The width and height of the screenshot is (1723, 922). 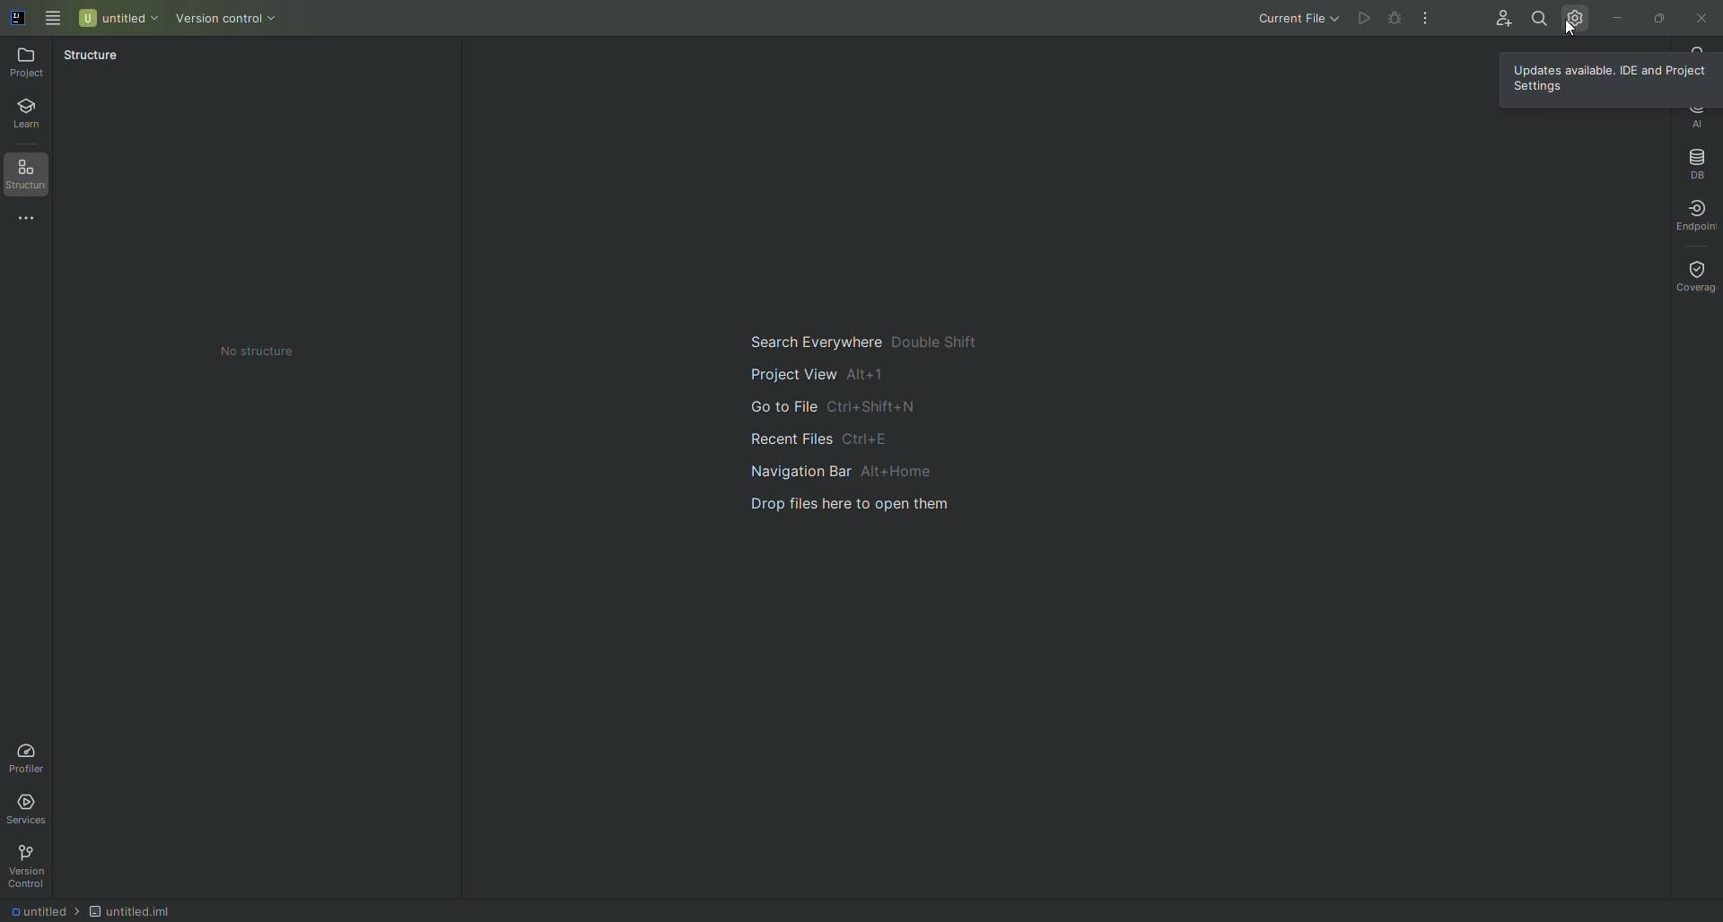 What do you see at coordinates (33, 220) in the screenshot?
I see `More tools` at bounding box center [33, 220].